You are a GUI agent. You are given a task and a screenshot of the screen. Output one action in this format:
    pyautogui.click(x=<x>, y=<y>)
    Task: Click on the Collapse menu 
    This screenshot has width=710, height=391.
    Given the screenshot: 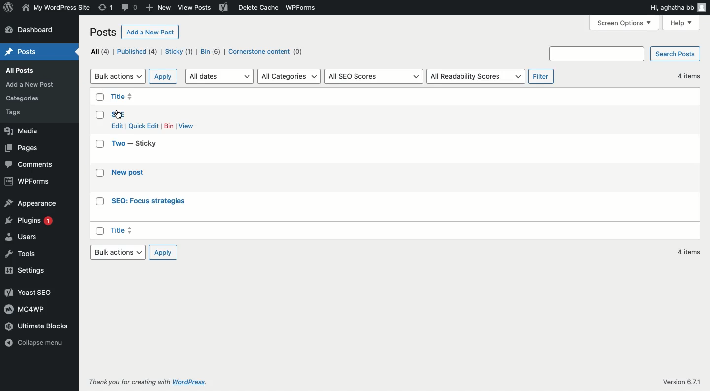 What is the action you would take?
    pyautogui.click(x=40, y=341)
    